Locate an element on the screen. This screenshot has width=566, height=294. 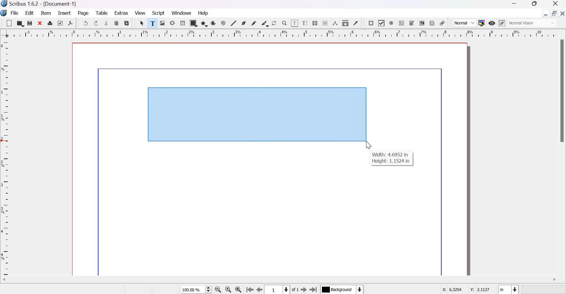
select item is located at coordinates (142, 23).